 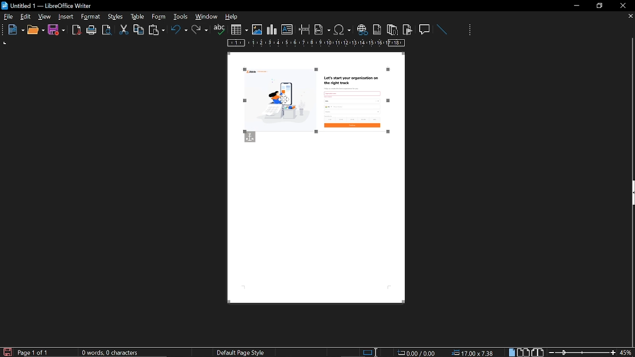 What do you see at coordinates (322, 29) in the screenshot?
I see `insert field` at bounding box center [322, 29].